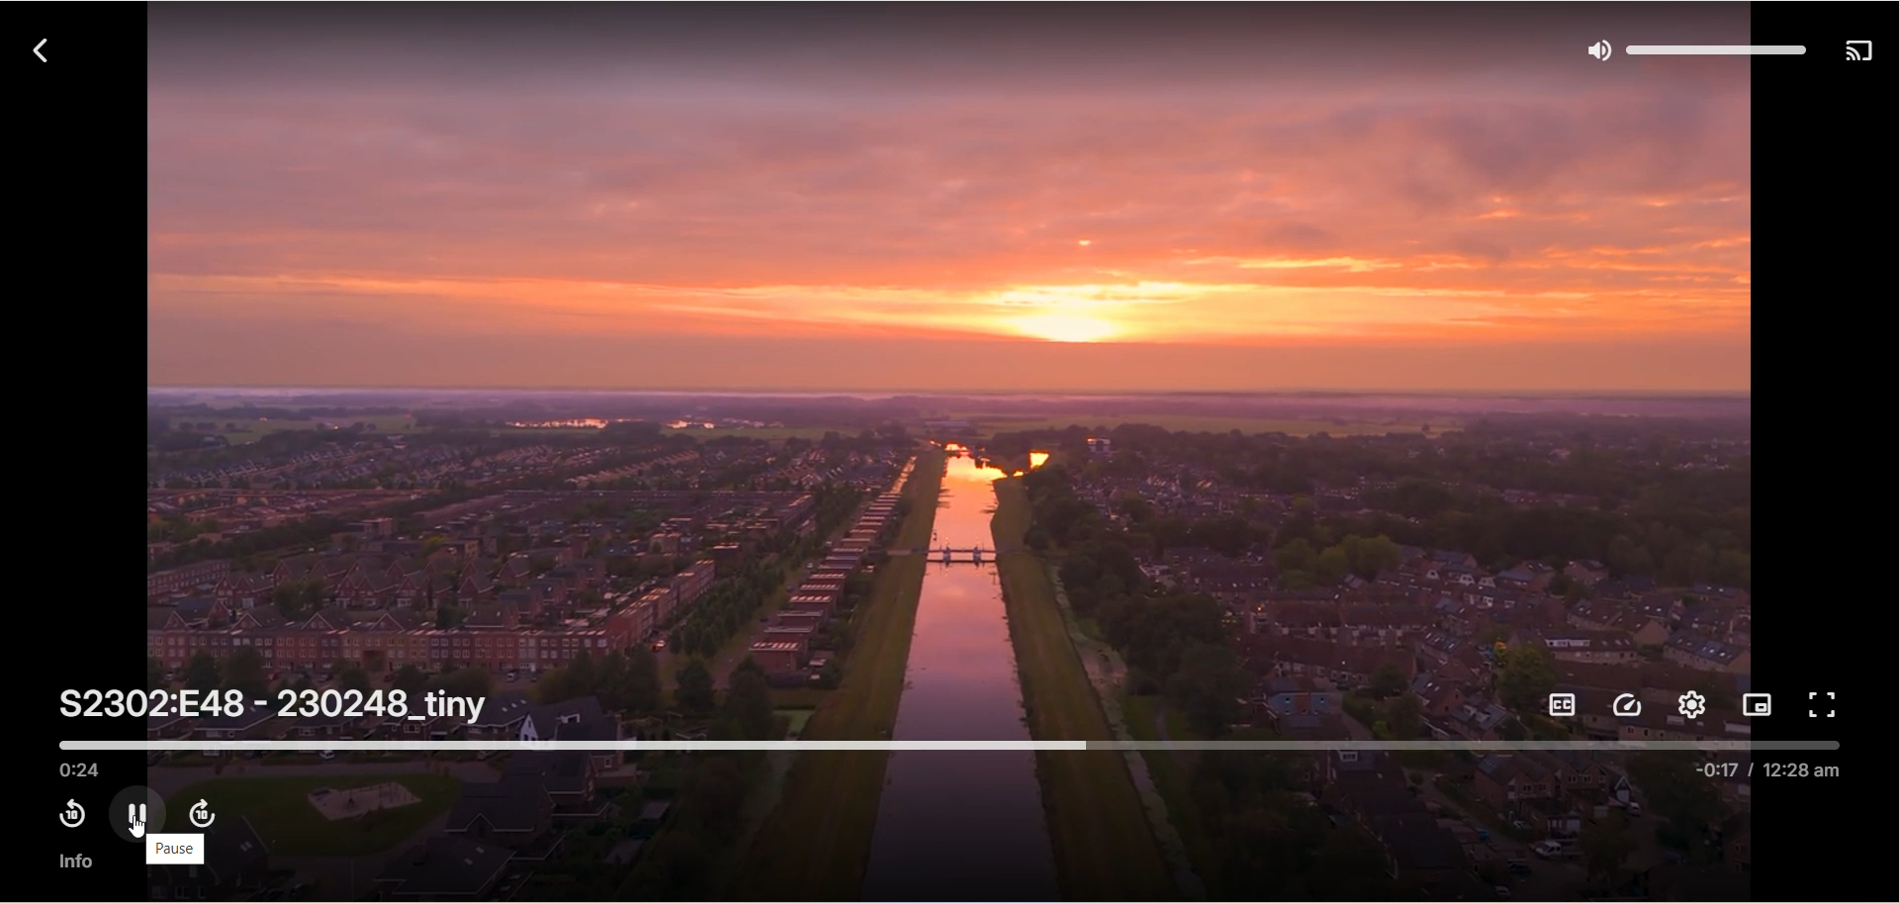 This screenshot has height=904, width=1899. What do you see at coordinates (1759, 703) in the screenshot?
I see `picture in picture` at bounding box center [1759, 703].